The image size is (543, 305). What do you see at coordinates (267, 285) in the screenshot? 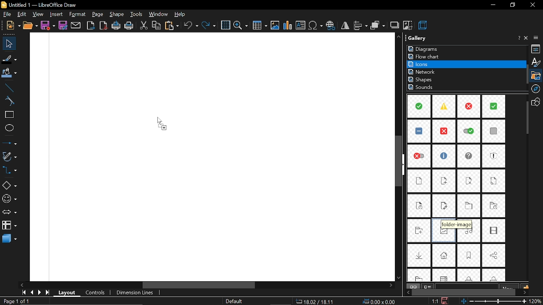
I see `horizontal scrollbar` at bounding box center [267, 285].